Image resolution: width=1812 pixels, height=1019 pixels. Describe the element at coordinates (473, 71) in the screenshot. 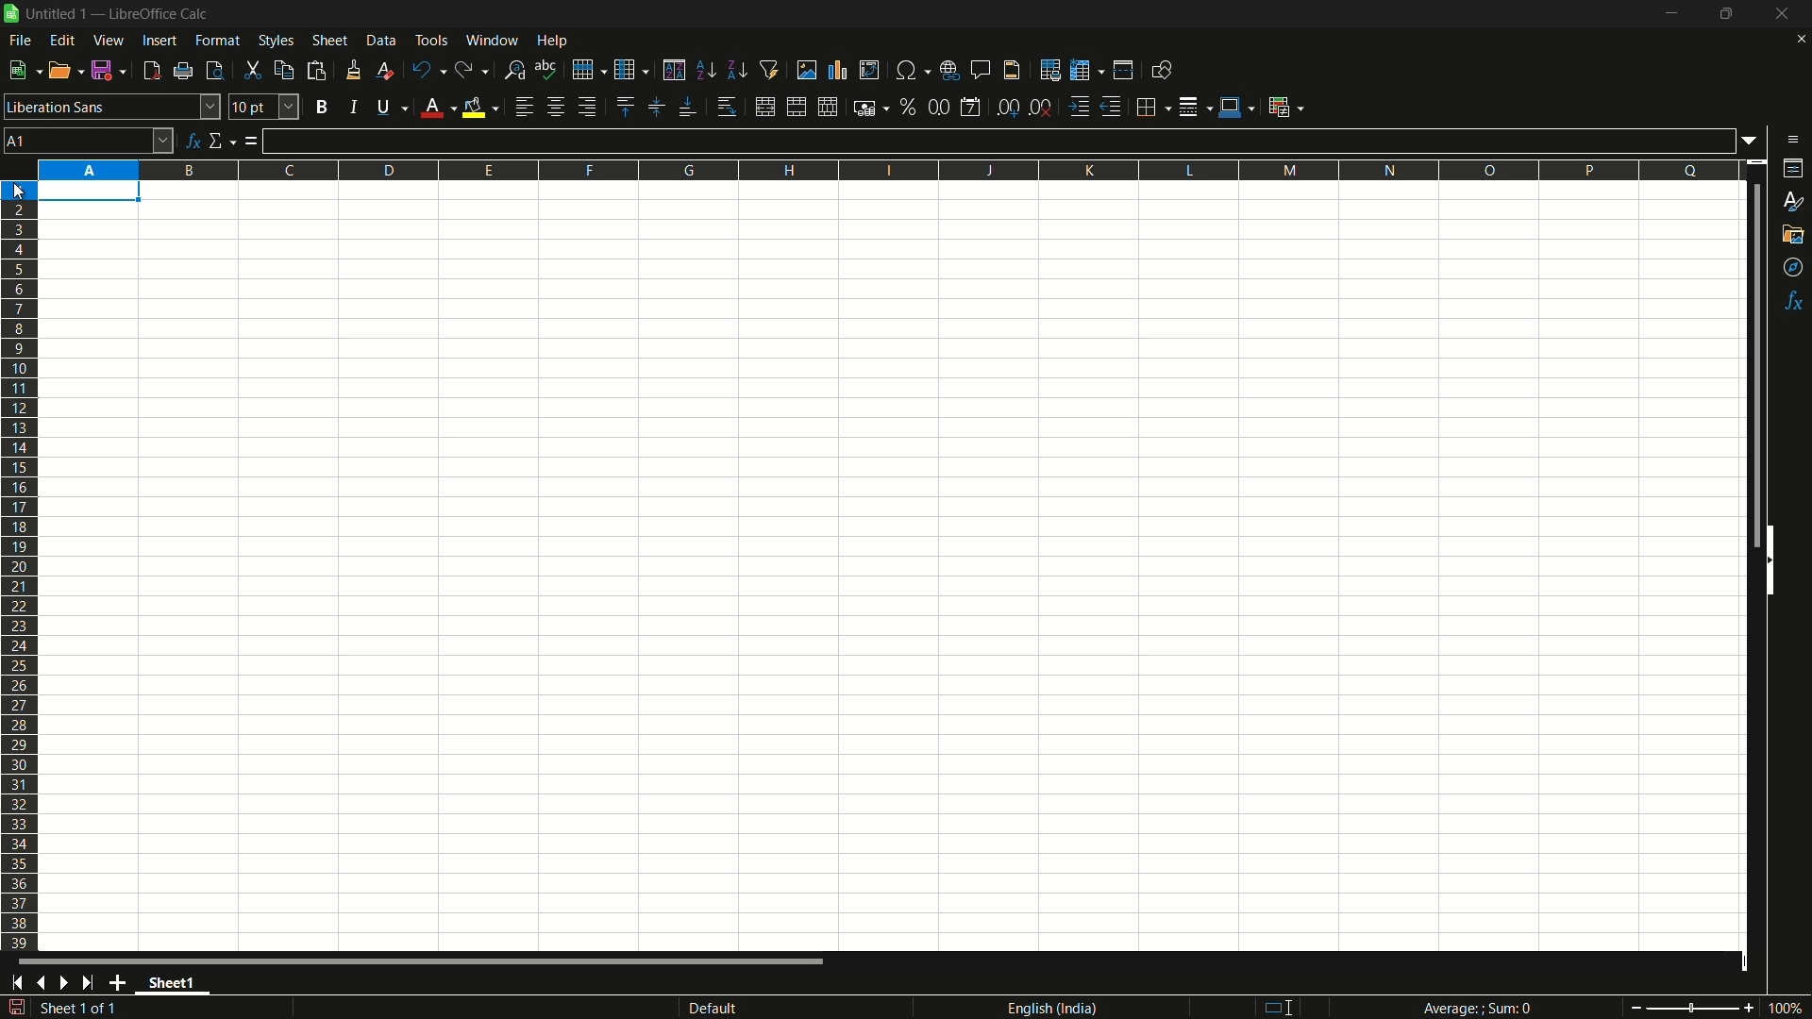

I see `redo` at that location.